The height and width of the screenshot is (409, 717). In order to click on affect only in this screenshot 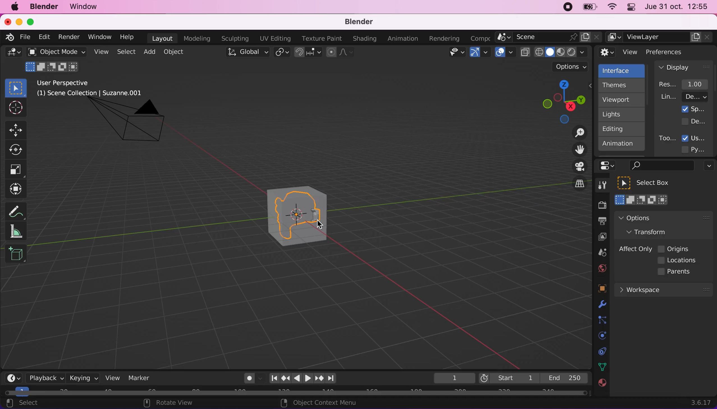, I will do `click(634, 249)`.